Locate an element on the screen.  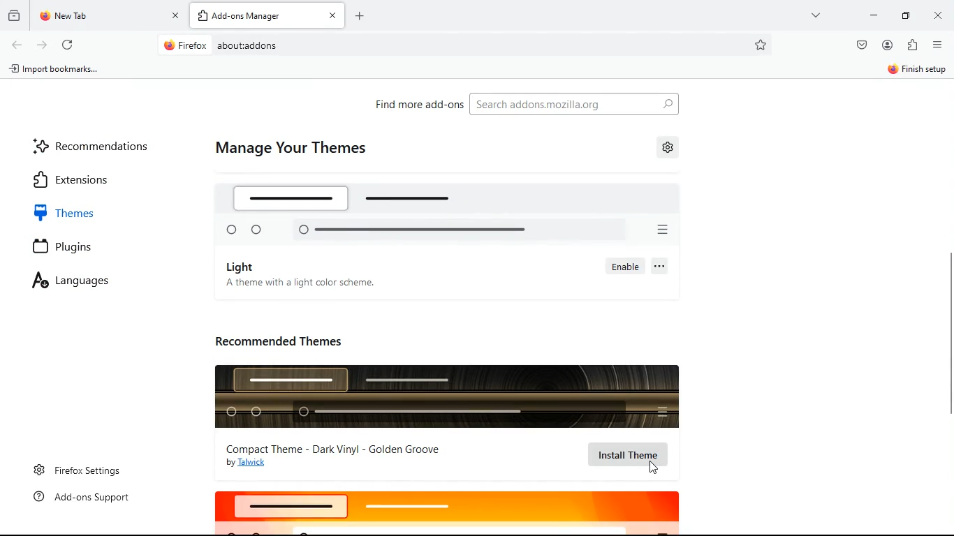
favorites is located at coordinates (761, 45).